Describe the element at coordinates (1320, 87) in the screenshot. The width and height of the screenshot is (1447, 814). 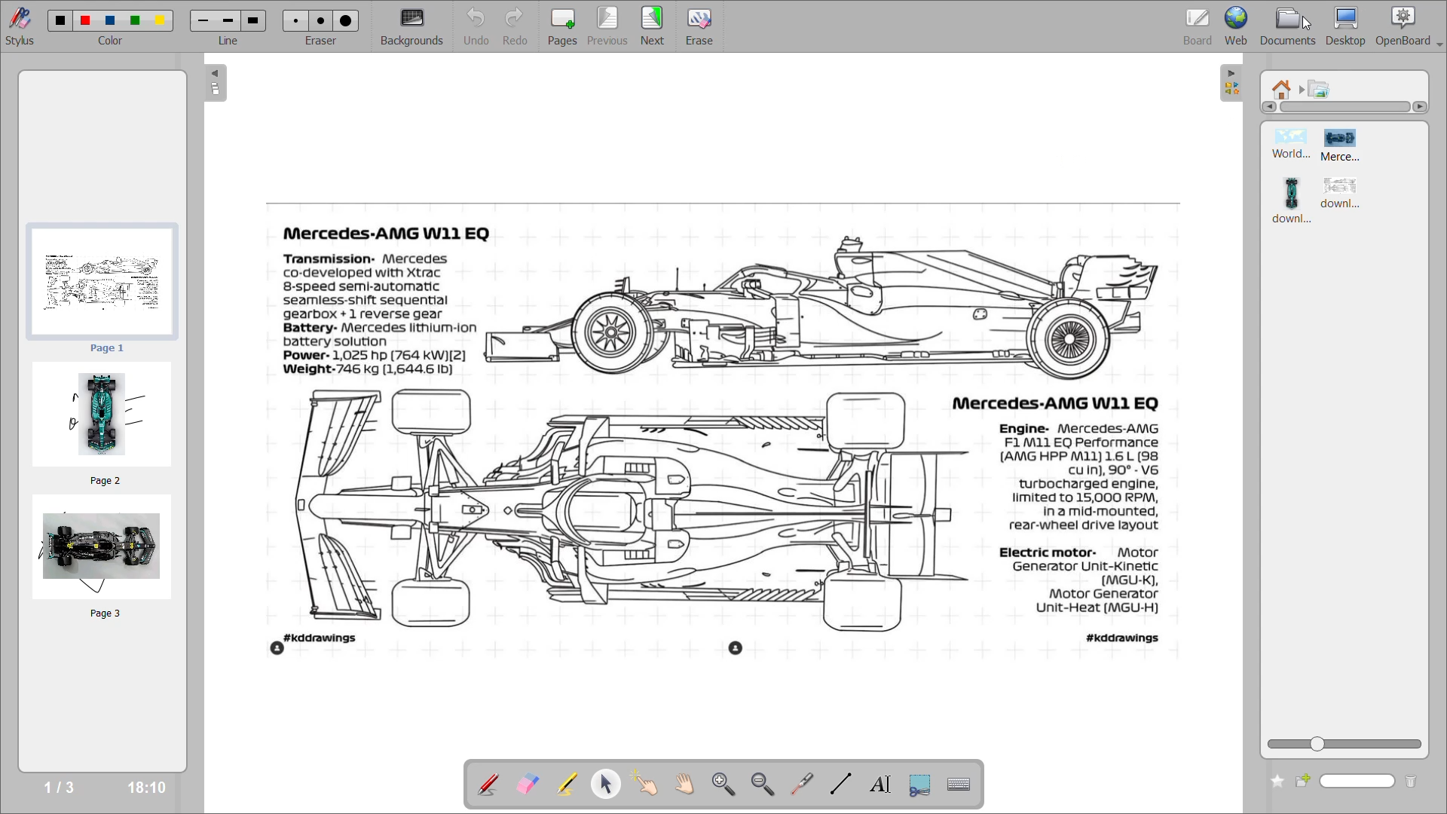
I see `pictures` at that location.